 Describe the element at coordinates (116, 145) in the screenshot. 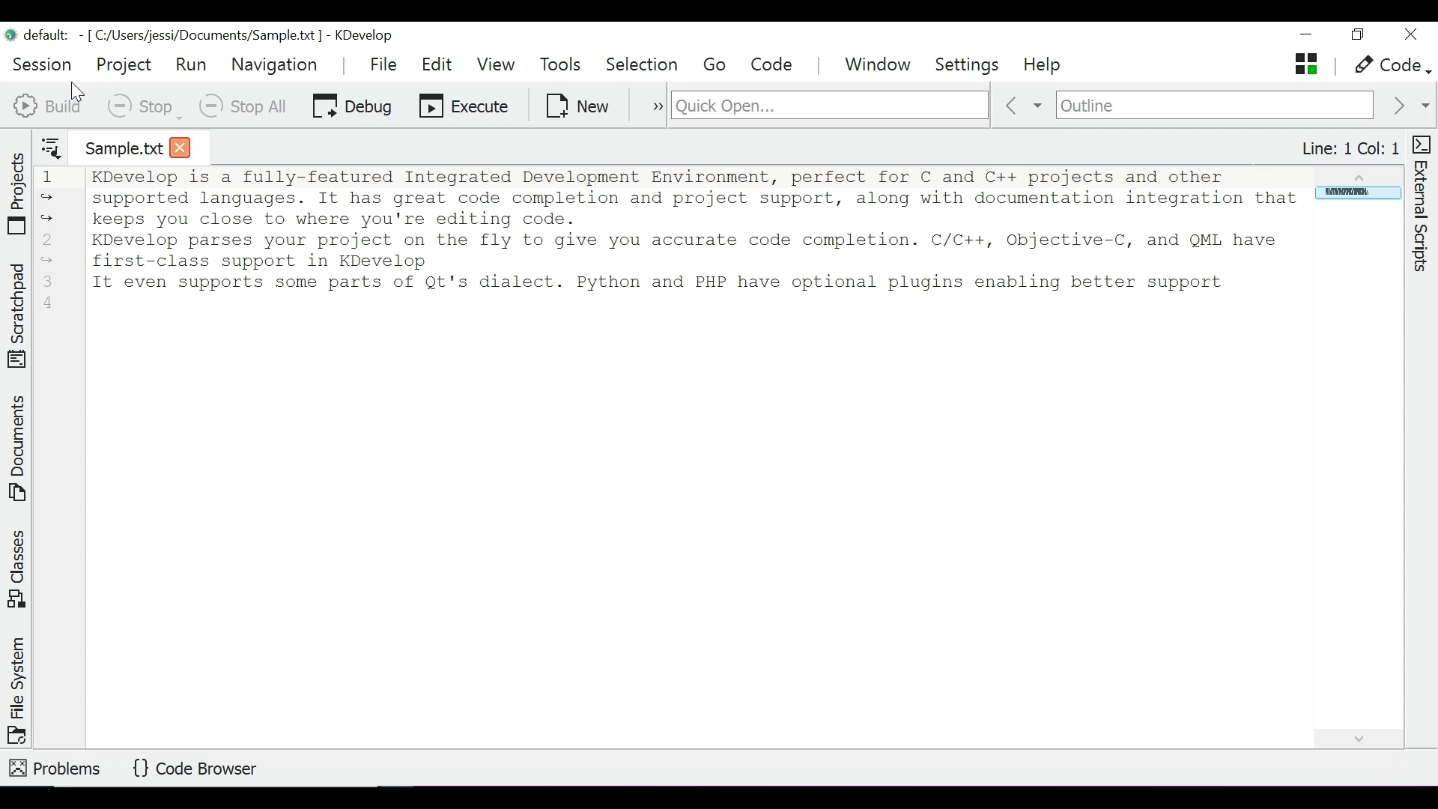

I see `Current tab - sample.txt` at that location.